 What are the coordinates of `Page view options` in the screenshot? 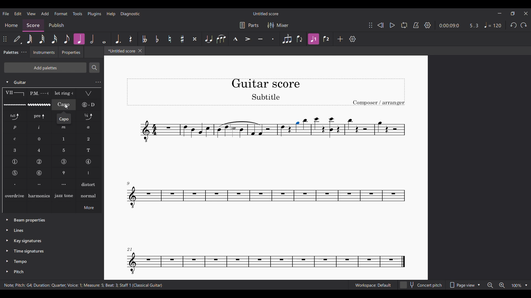 It's located at (465, 285).